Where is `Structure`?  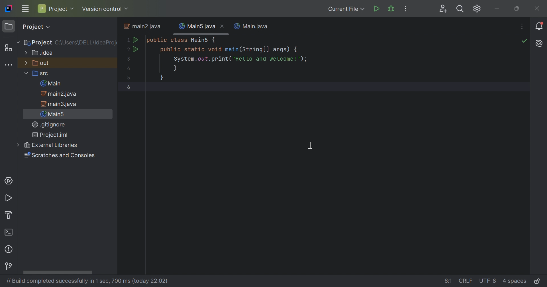
Structure is located at coordinates (10, 48).